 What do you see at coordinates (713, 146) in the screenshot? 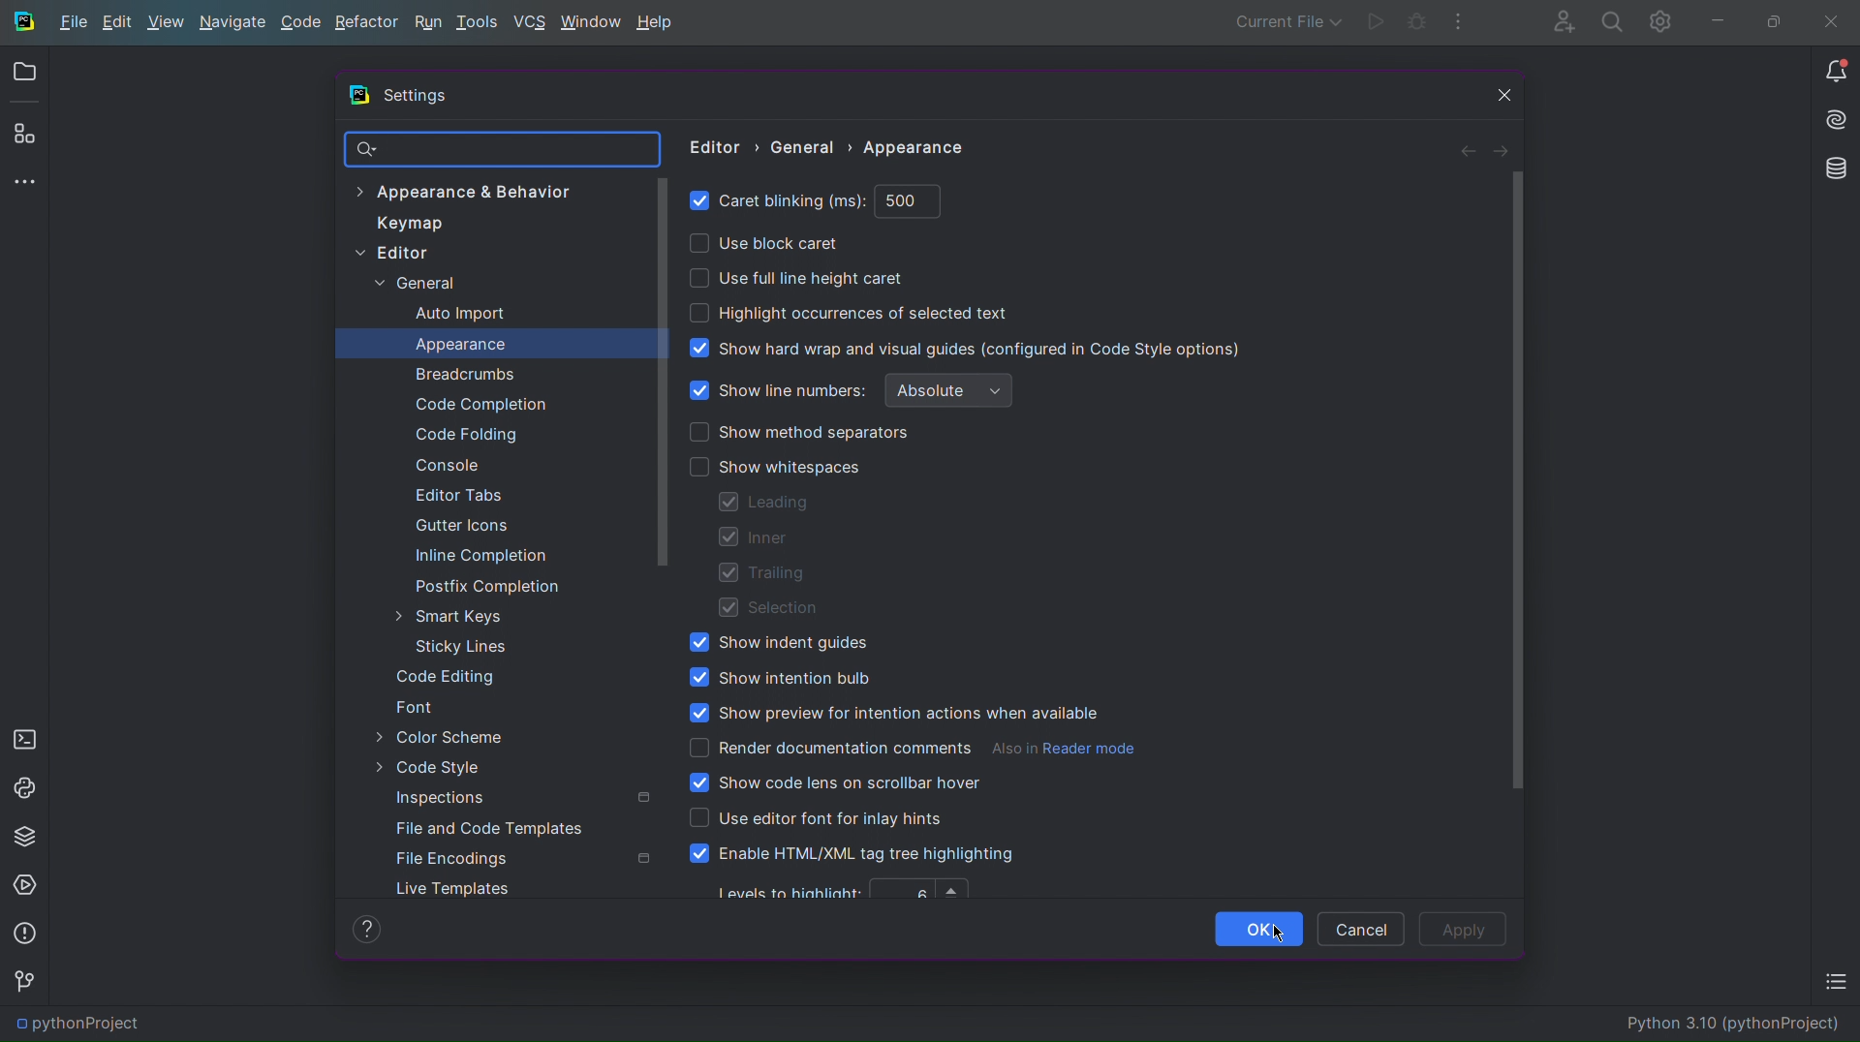
I see `Editor` at bounding box center [713, 146].